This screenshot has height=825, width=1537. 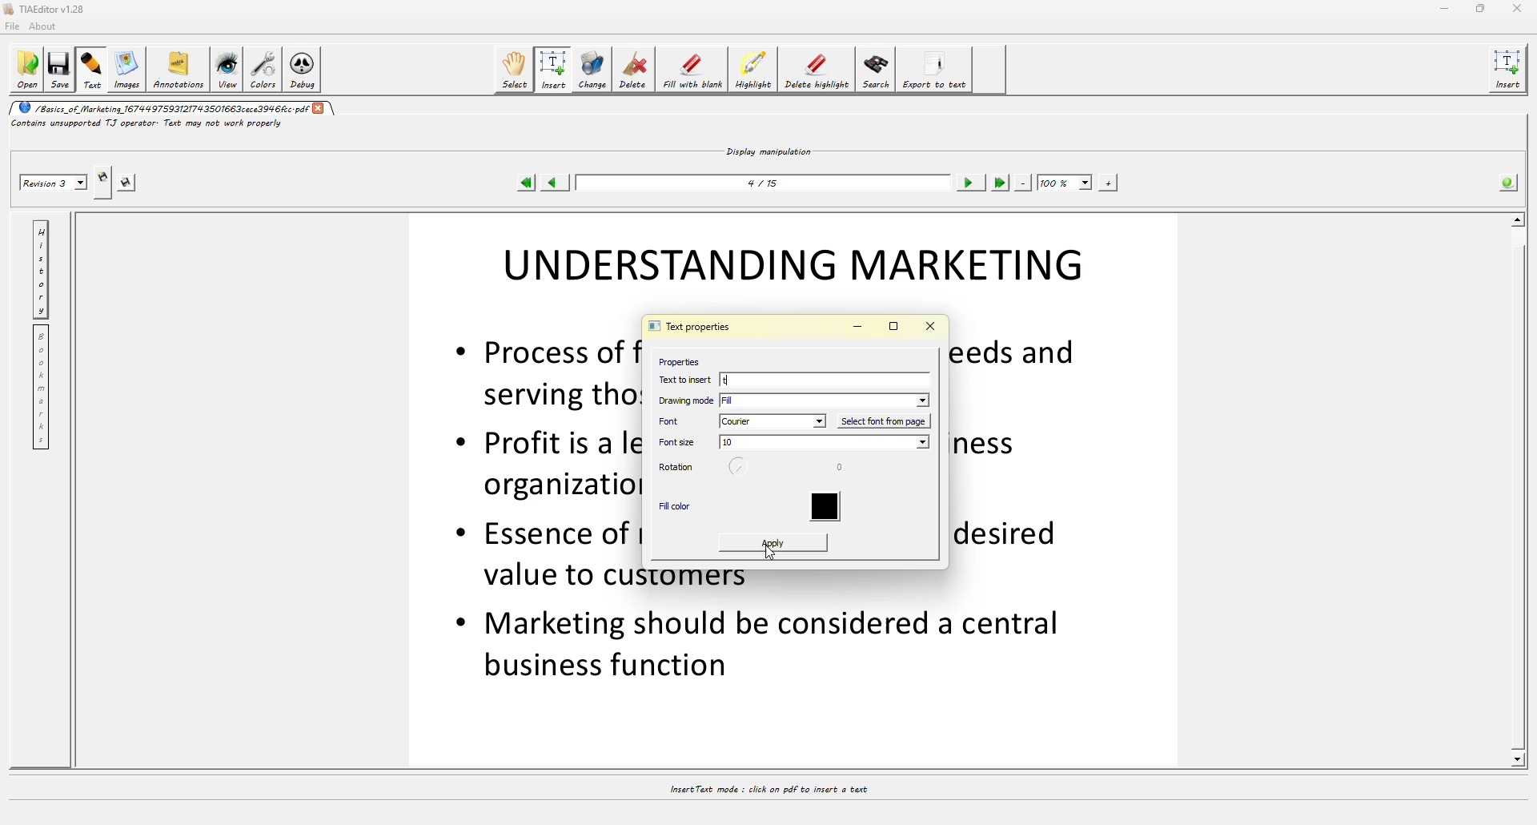 What do you see at coordinates (742, 469) in the screenshot?
I see `rotaion` at bounding box center [742, 469].